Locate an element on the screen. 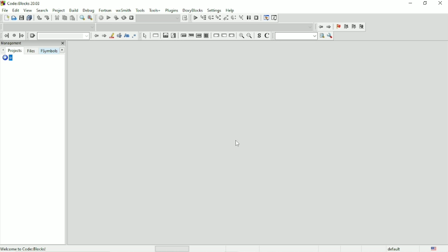  Debug is located at coordinates (89, 10).